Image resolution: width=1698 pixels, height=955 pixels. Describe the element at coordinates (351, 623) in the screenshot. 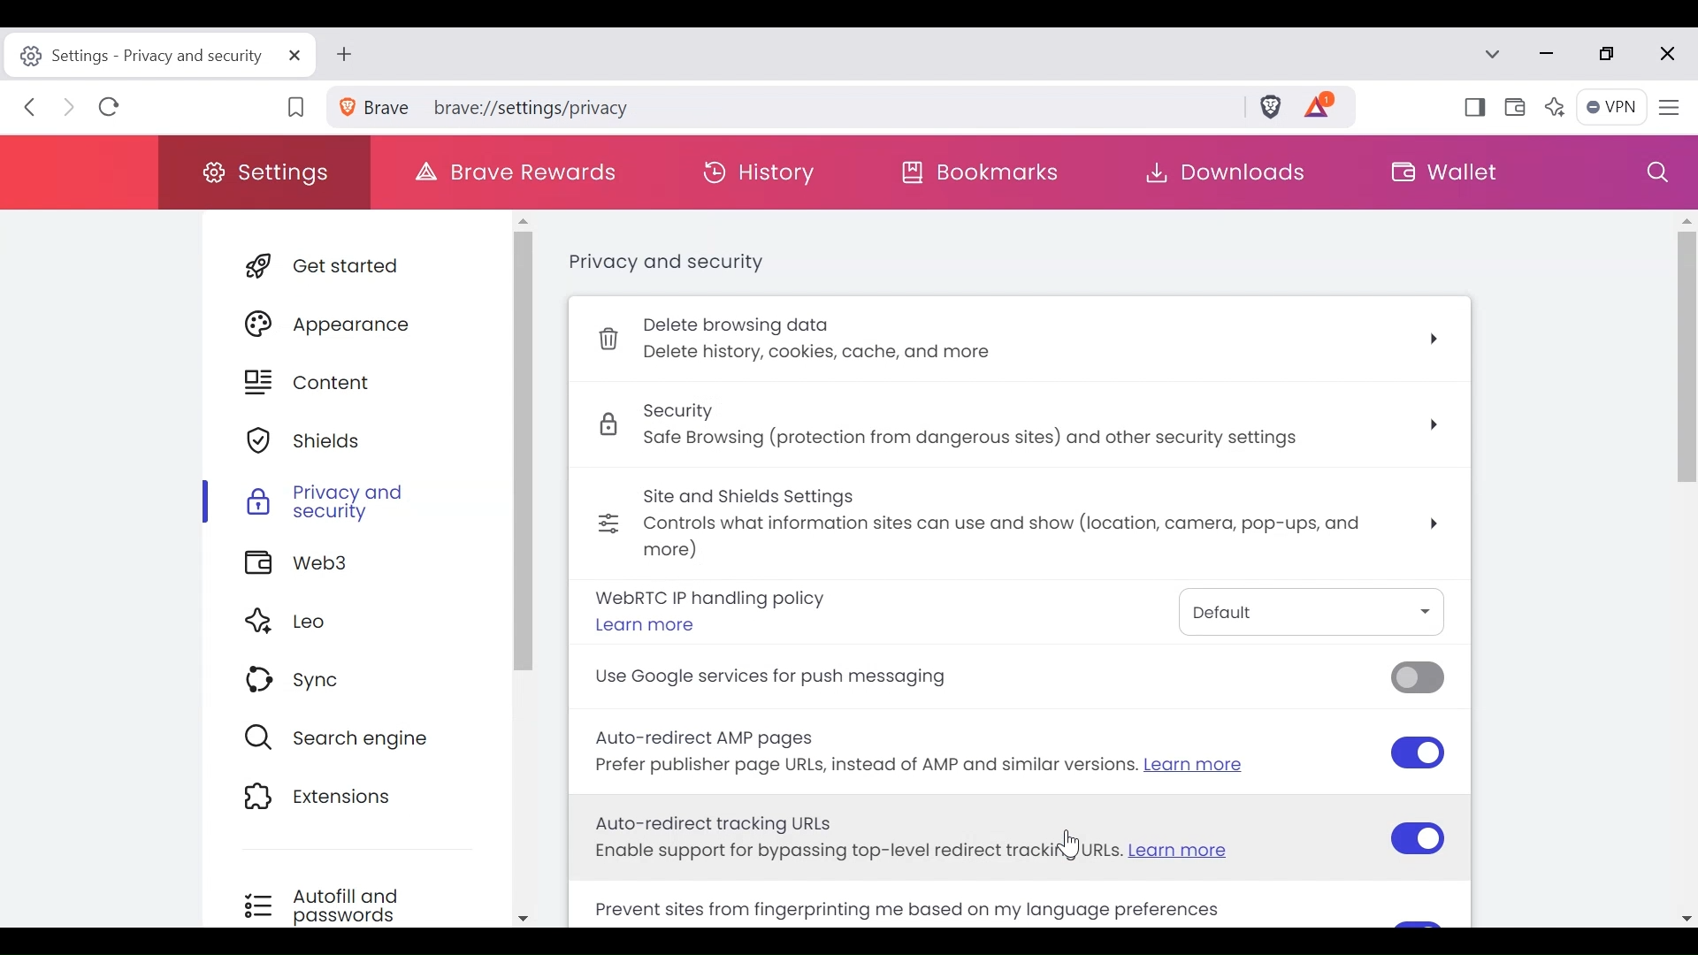

I see `Leo` at that location.